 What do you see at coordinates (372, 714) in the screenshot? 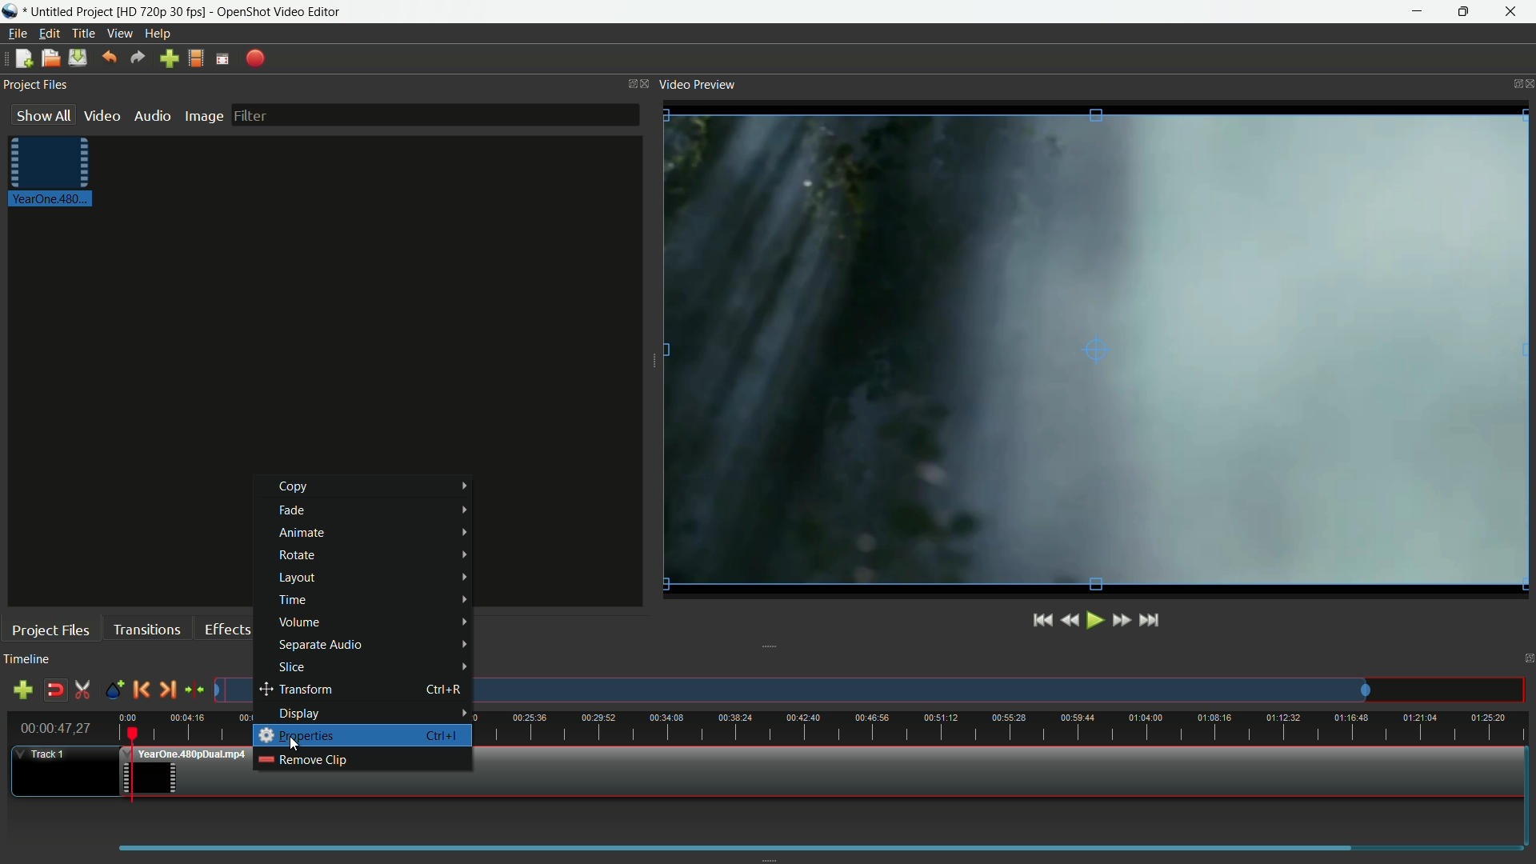
I see `display` at bounding box center [372, 714].